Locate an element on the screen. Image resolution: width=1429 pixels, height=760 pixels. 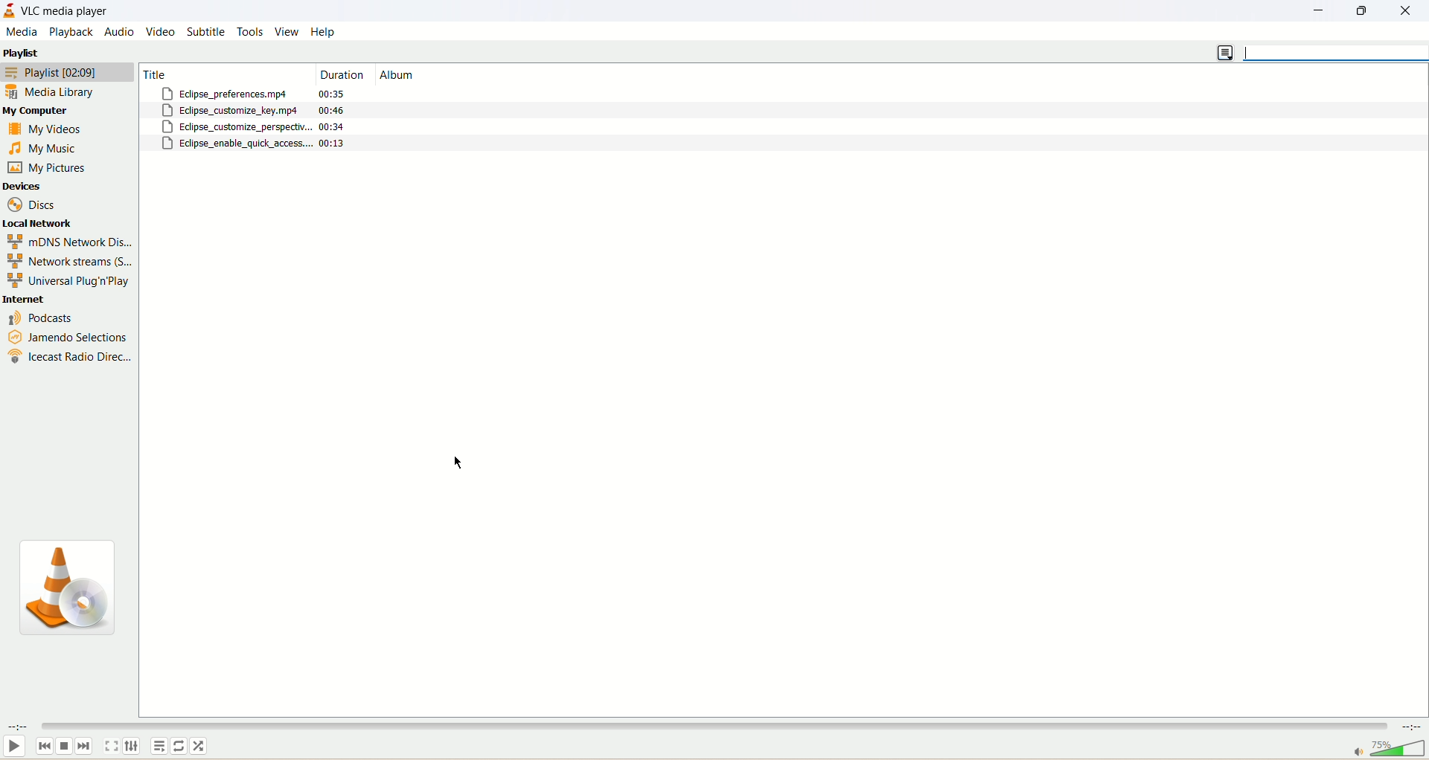
Eclipse_customize_perspectiv.. is located at coordinates (235, 127).